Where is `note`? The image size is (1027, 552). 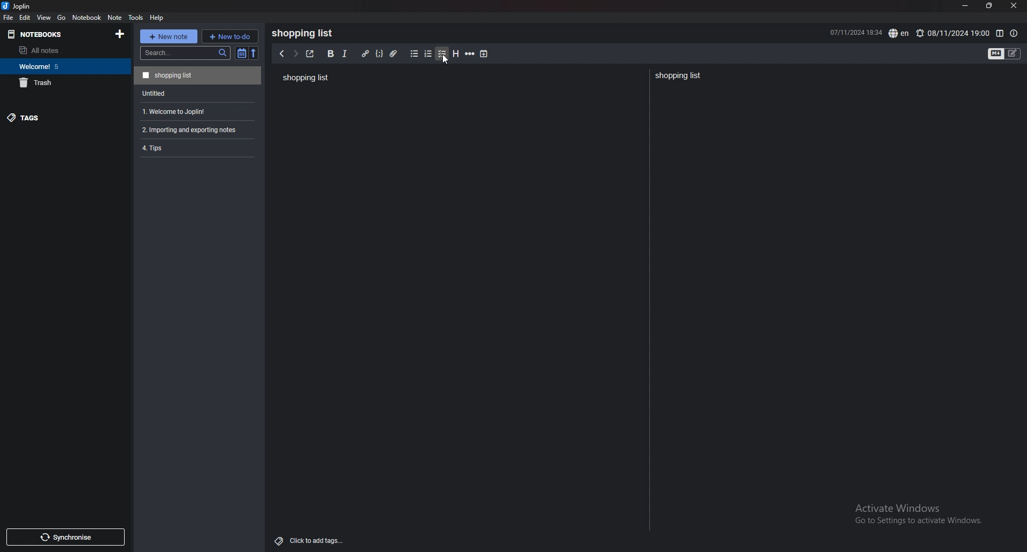 note is located at coordinates (116, 18).